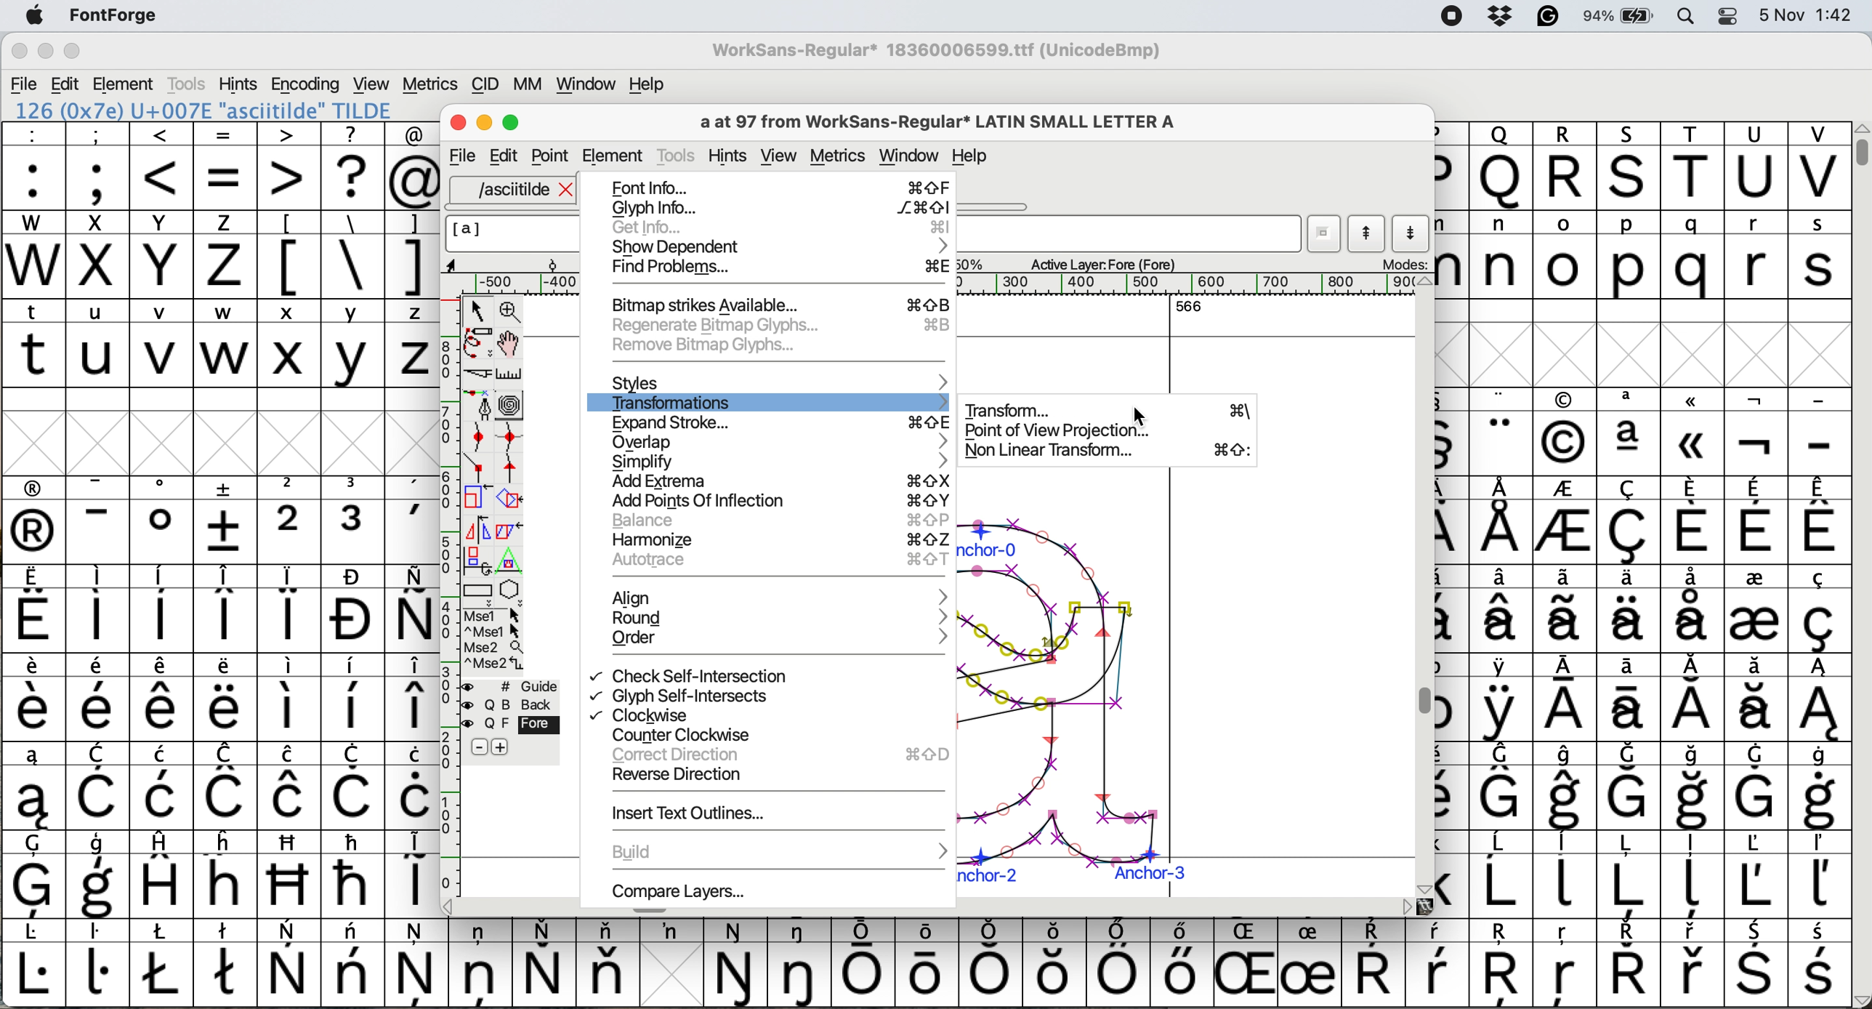 The image size is (1872, 1009). What do you see at coordinates (778, 852) in the screenshot?
I see `build` at bounding box center [778, 852].